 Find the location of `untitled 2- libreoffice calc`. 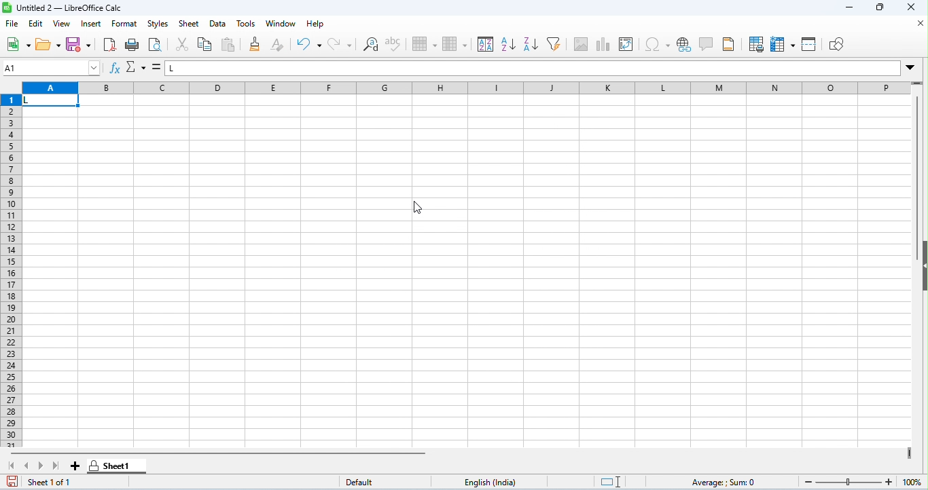

untitled 2- libreoffice calc is located at coordinates (64, 7).